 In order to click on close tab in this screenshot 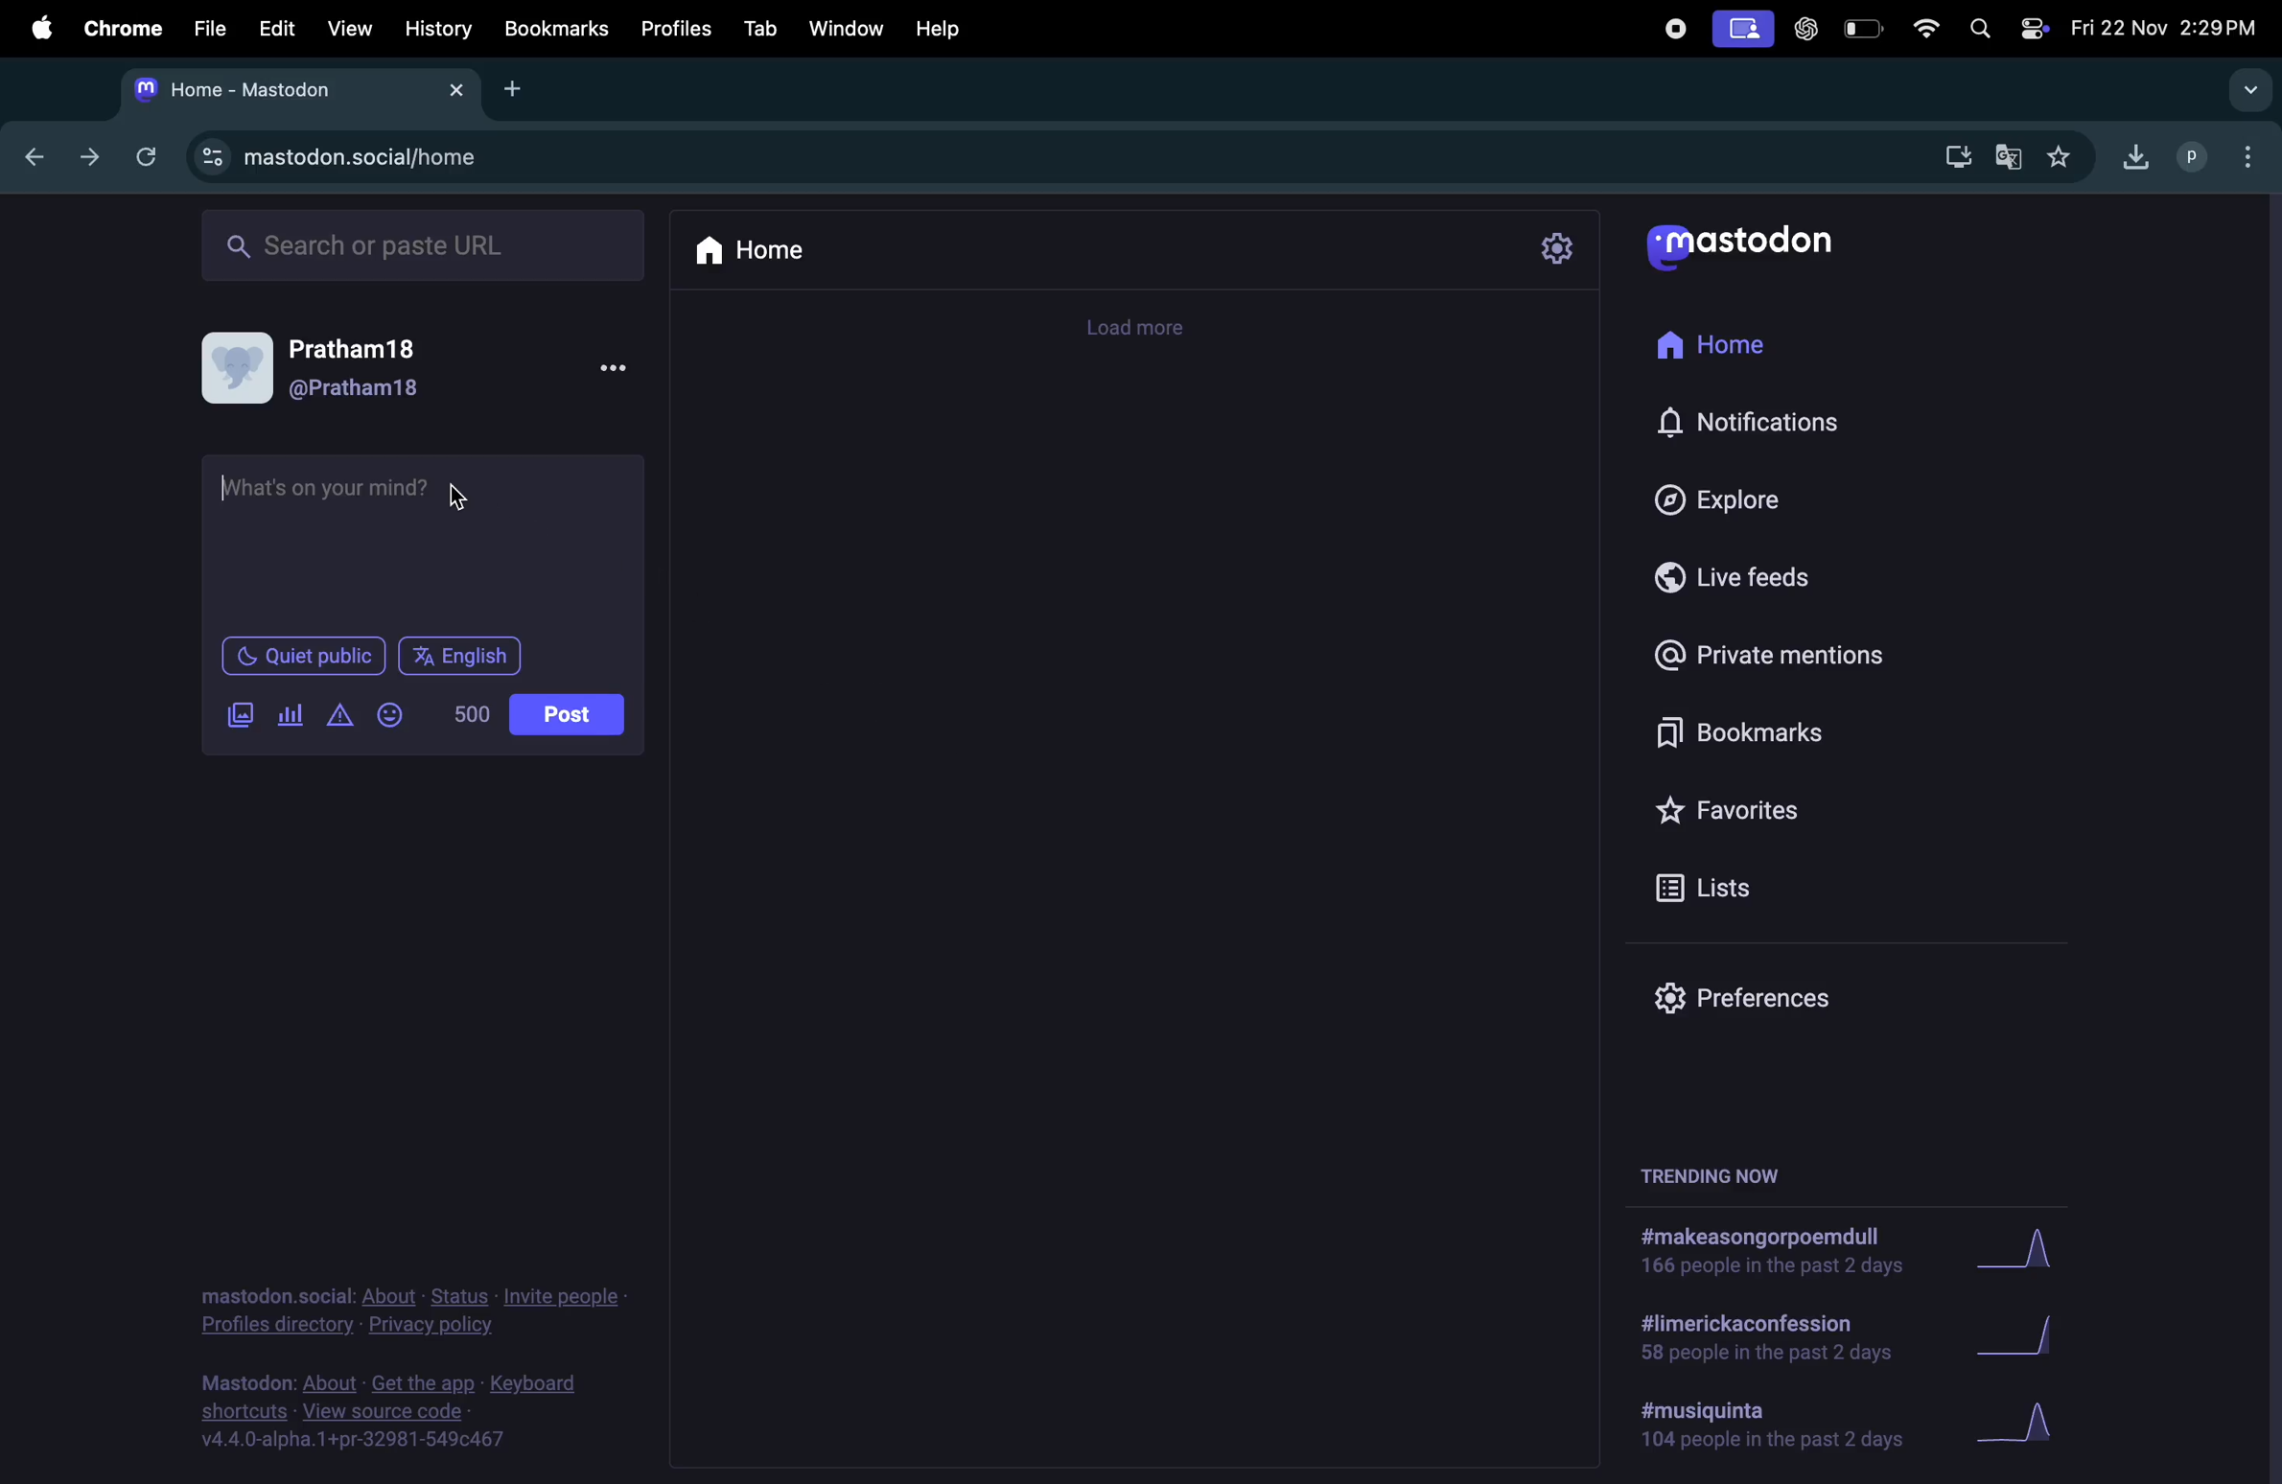, I will do `click(461, 90)`.